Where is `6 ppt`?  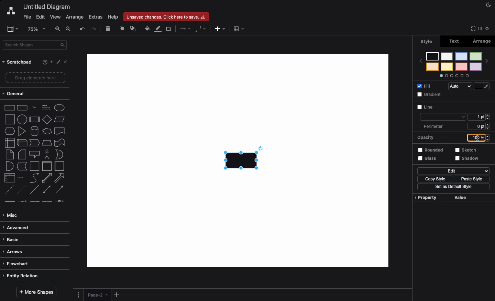 6 ppt is located at coordinates (481, 127).